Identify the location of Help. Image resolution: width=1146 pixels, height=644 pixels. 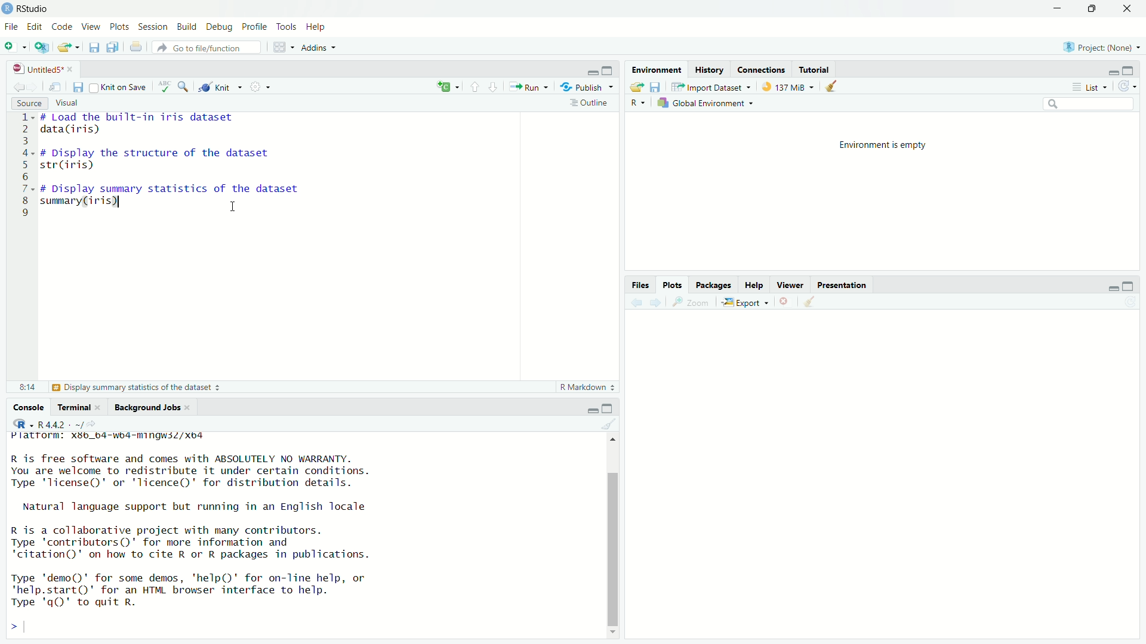
(754, 284).